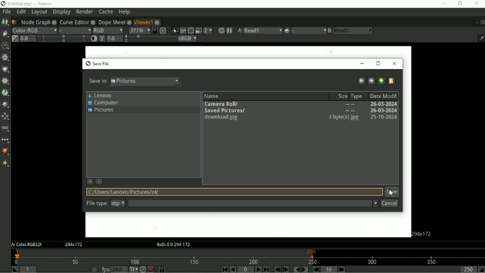 The width and height of the screenshot is (485, 273). I want to click on Restore down, so click(461, 4).